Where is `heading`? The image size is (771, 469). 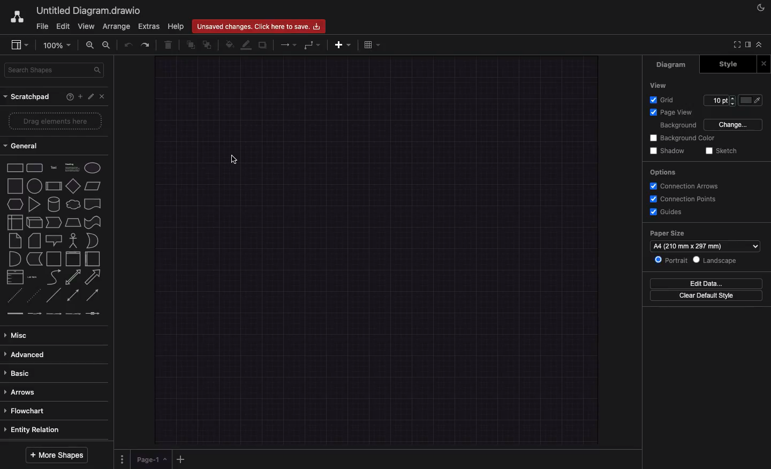
heading is located at coordinates (72, 169).